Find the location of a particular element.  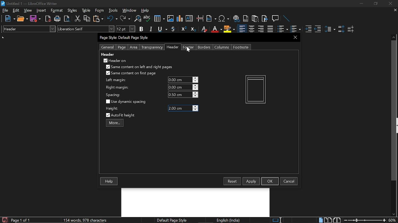

Auto fit height is located at coordinates (124, 115).